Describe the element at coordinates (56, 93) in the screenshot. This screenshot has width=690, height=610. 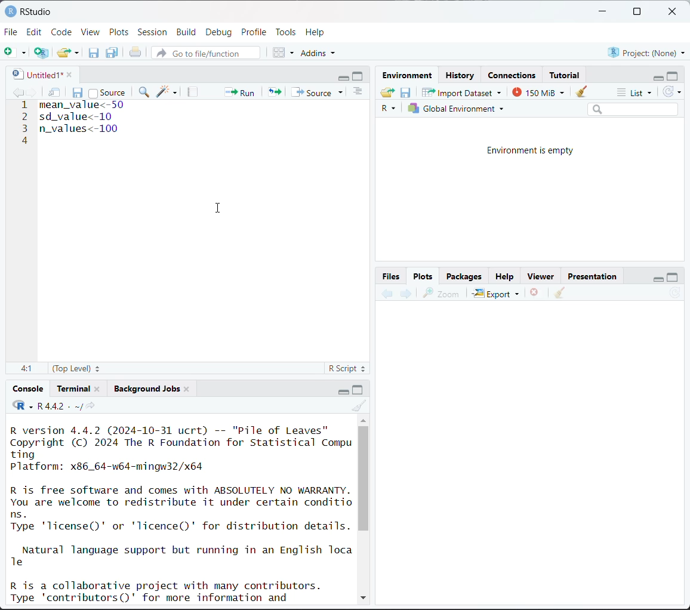
I see `show in new window` at that location.